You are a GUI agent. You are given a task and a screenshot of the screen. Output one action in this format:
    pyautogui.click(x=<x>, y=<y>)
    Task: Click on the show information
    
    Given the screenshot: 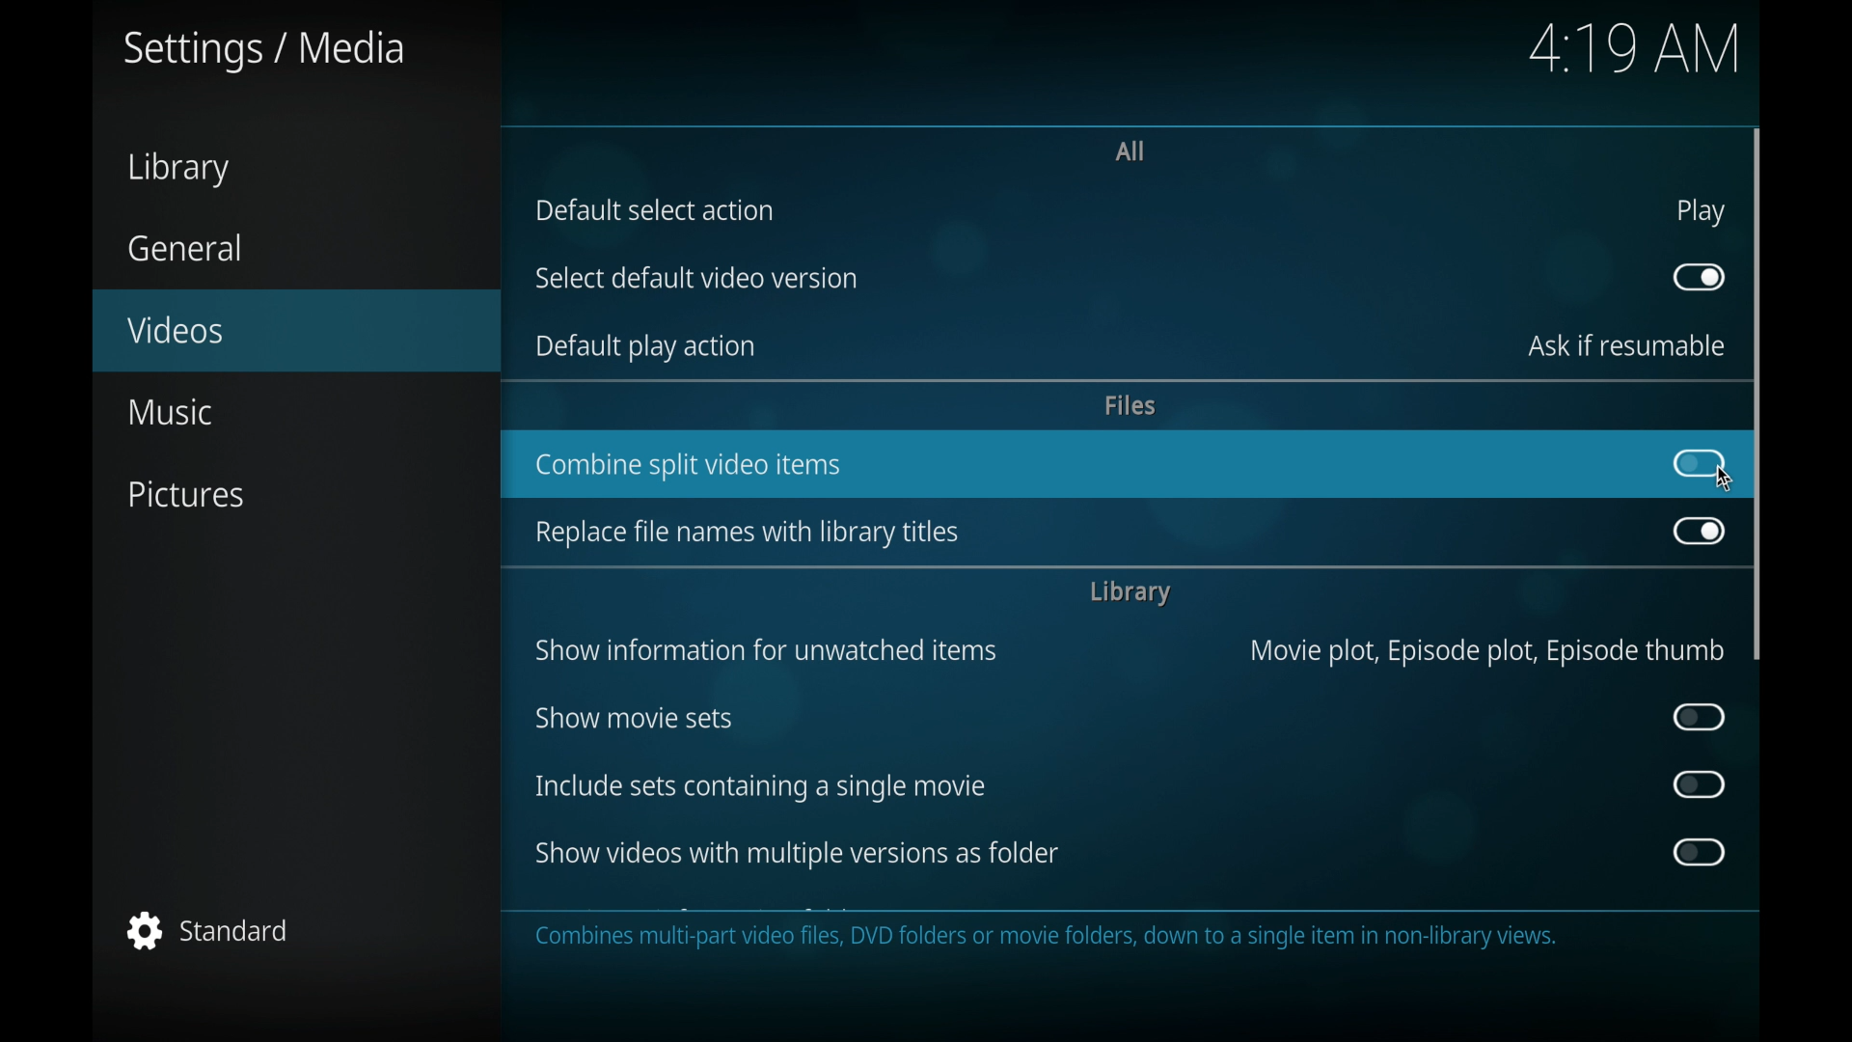 What is the action you would take?
    pyautogui.click(x=766, y=651)
    